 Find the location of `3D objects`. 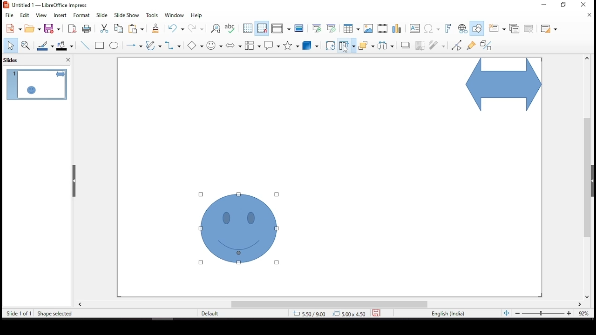

3D objects is located at coordinates (311, 46).